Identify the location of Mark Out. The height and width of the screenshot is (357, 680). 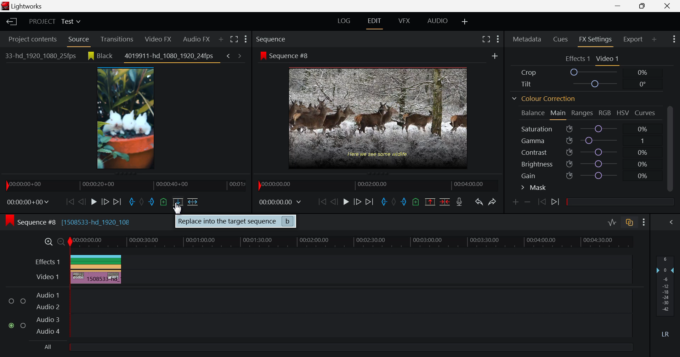
(404, 203).